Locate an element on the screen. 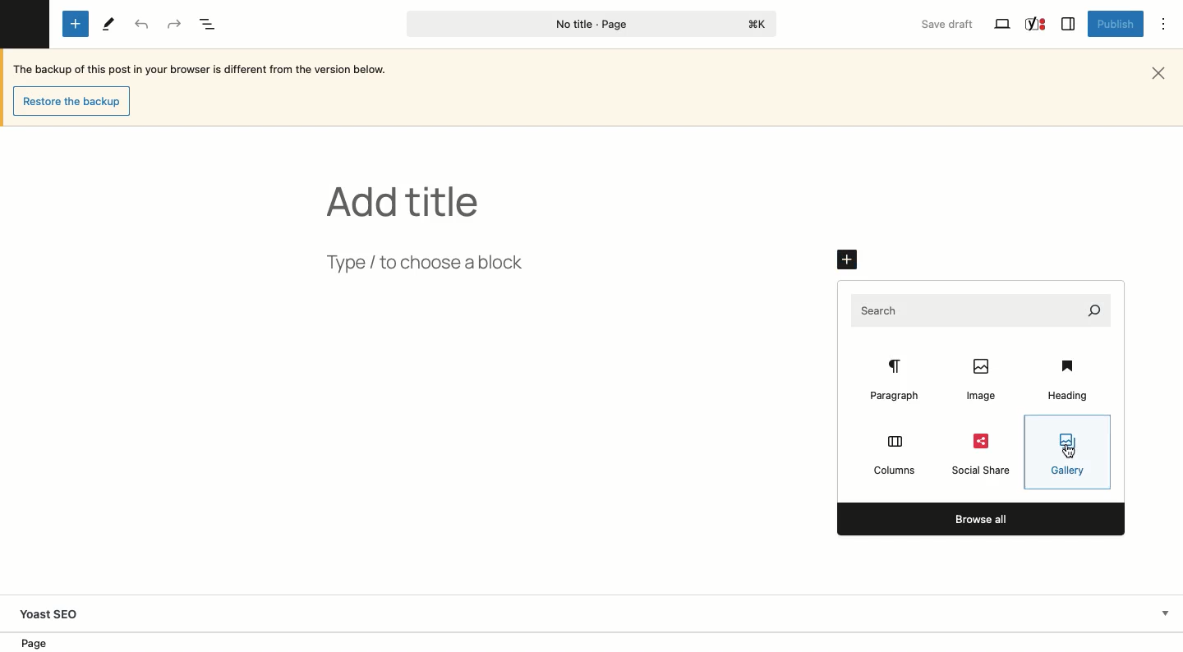  Sidebar is located at coordinates (1067, 25).